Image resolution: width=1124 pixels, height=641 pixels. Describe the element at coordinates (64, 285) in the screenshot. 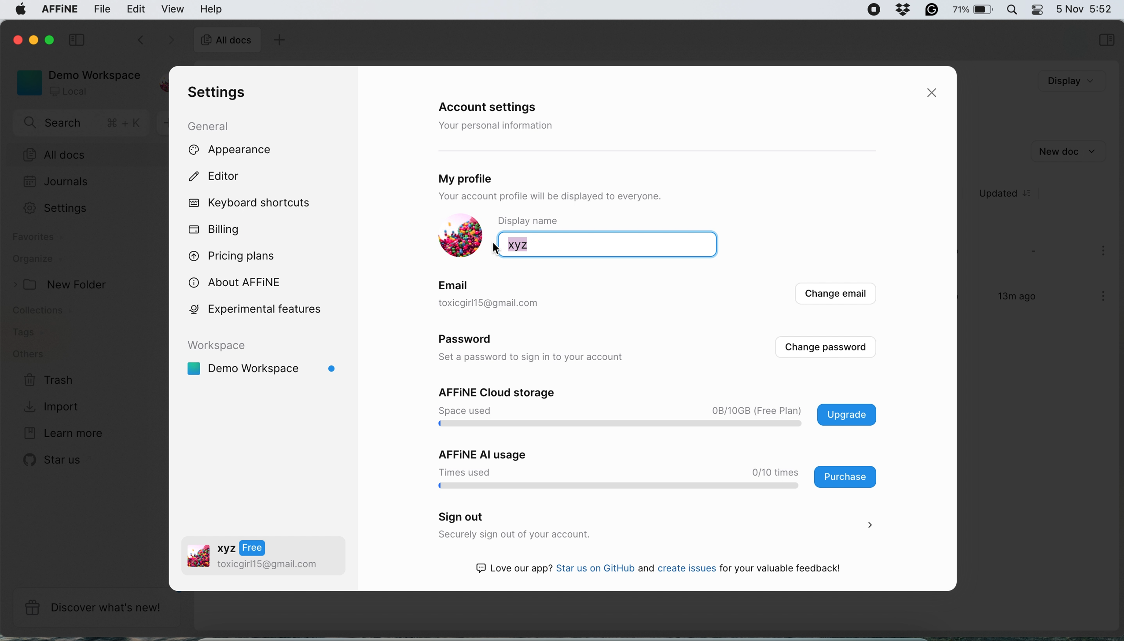

I see `new folder` at that location.